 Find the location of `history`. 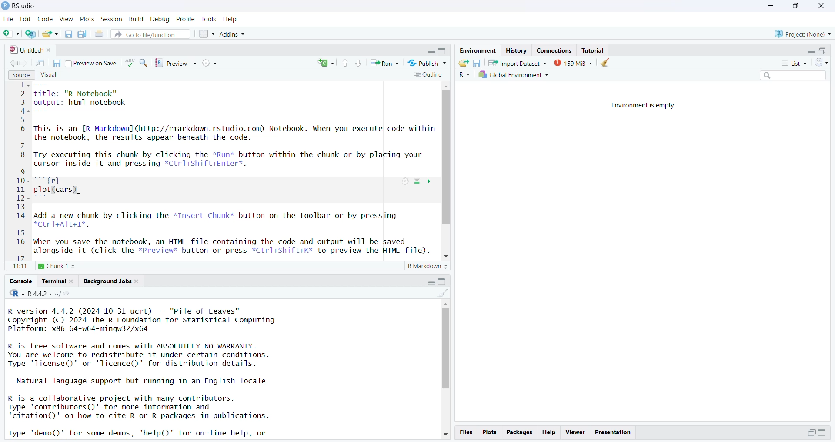

history is located at coordinates (516, 51).